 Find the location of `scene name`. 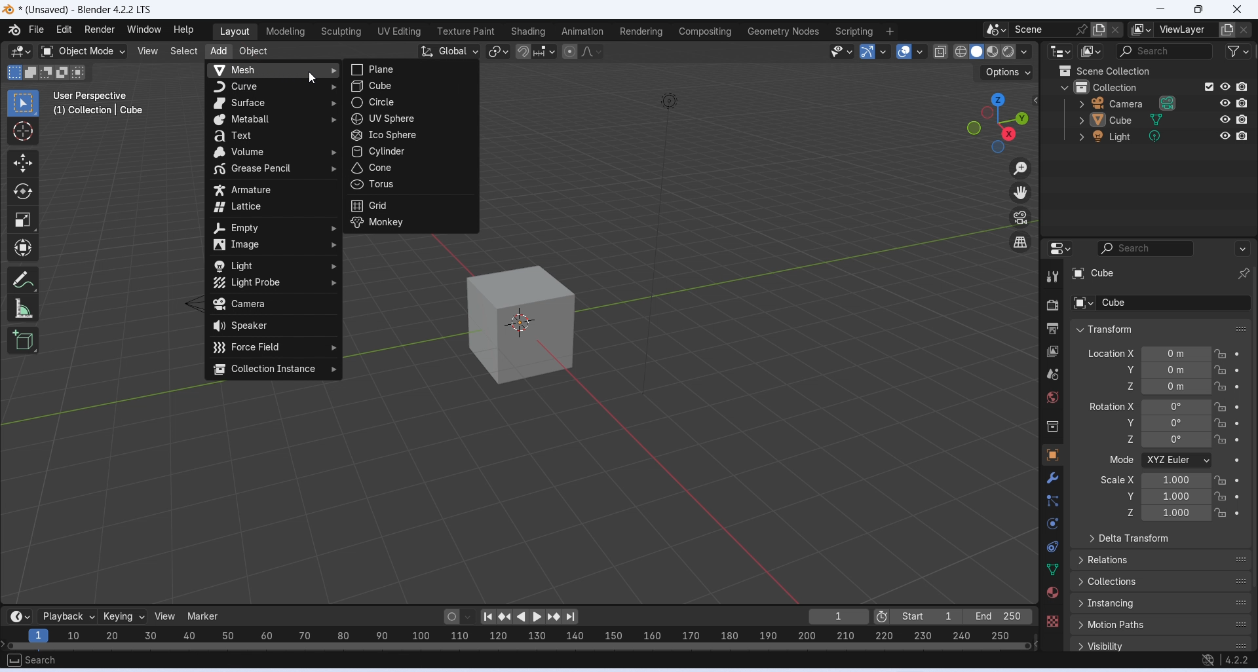

scene name is located at coordinates (1042, 29).